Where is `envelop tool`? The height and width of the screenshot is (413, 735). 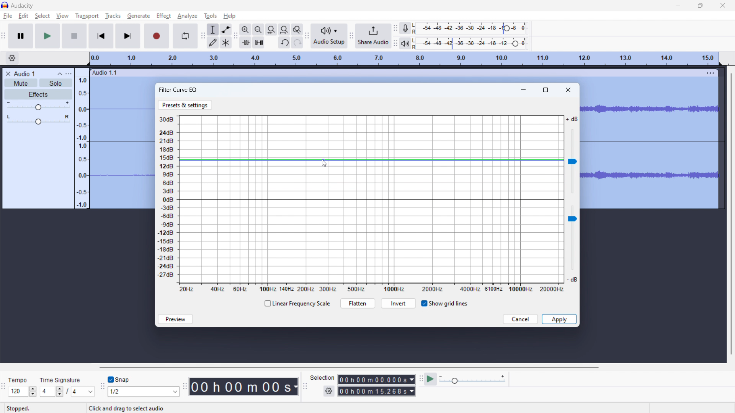
envelop tool is located at coordinates (226, 29).